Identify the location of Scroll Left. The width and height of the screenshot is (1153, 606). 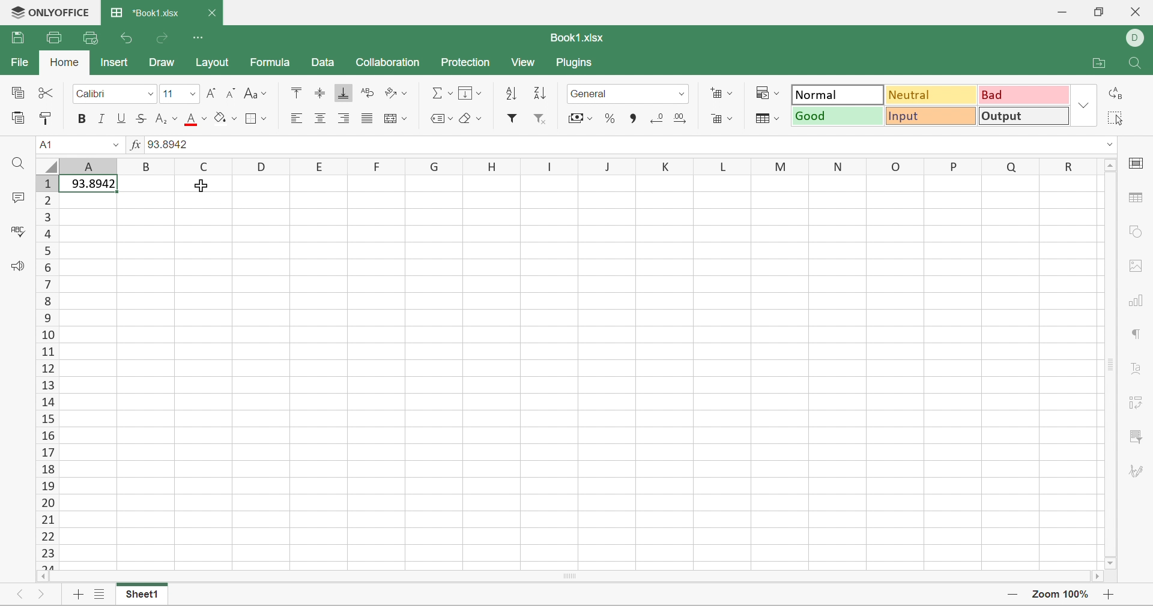
(44, 578).